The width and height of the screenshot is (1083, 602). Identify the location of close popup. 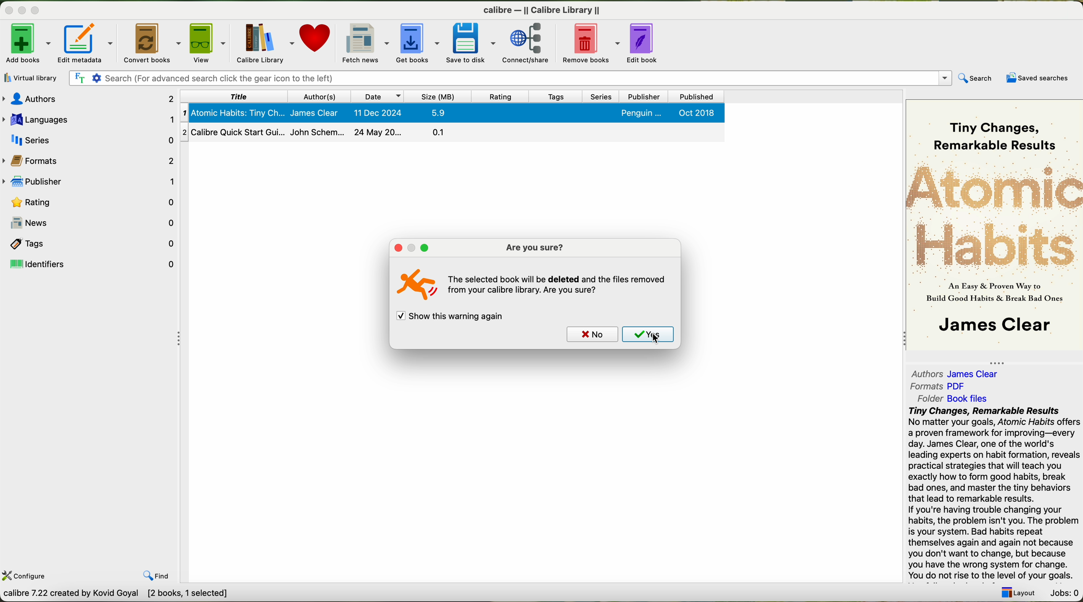
(395, 248).